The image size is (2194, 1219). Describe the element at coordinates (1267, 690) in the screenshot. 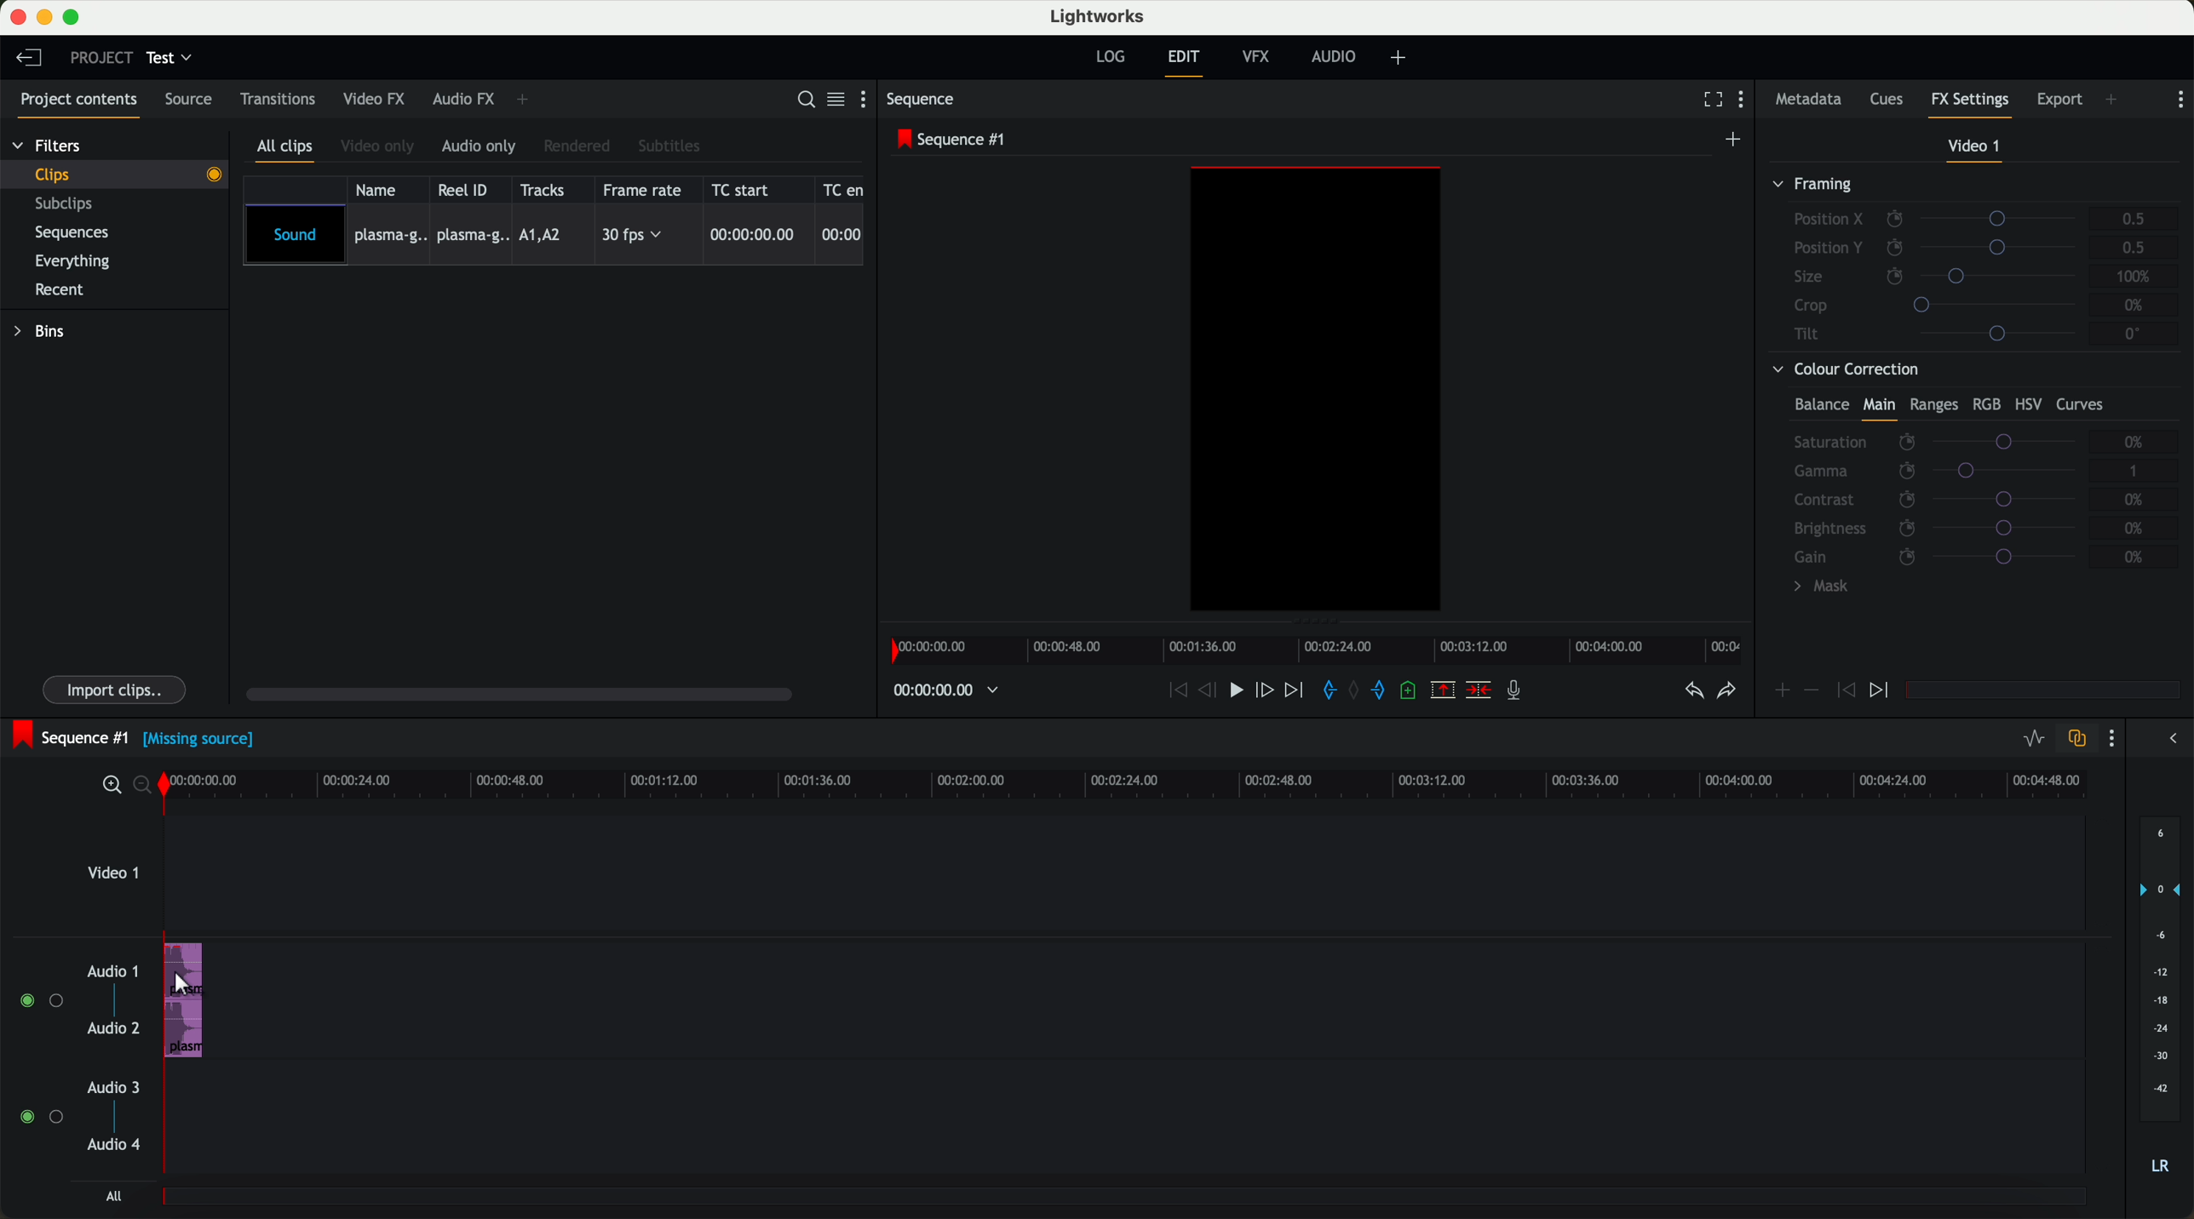

I see `nudge one frame foward` at that location.